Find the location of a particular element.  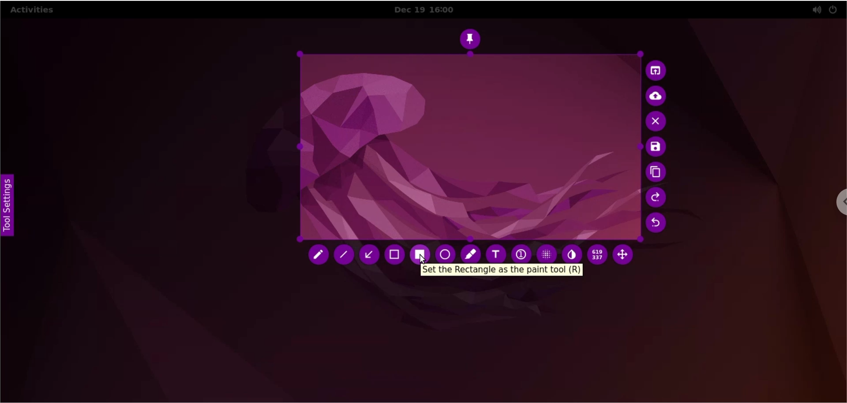

tool settings is located at coordinates (10, 205).